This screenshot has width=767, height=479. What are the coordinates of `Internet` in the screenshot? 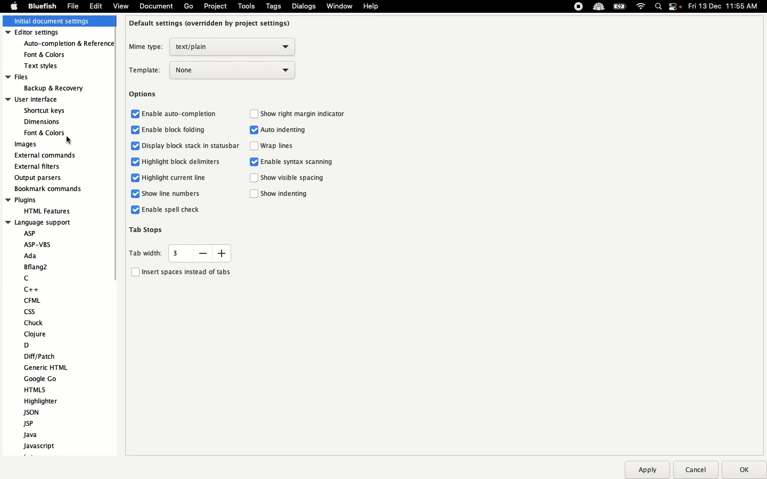 It's located at (641, 7).